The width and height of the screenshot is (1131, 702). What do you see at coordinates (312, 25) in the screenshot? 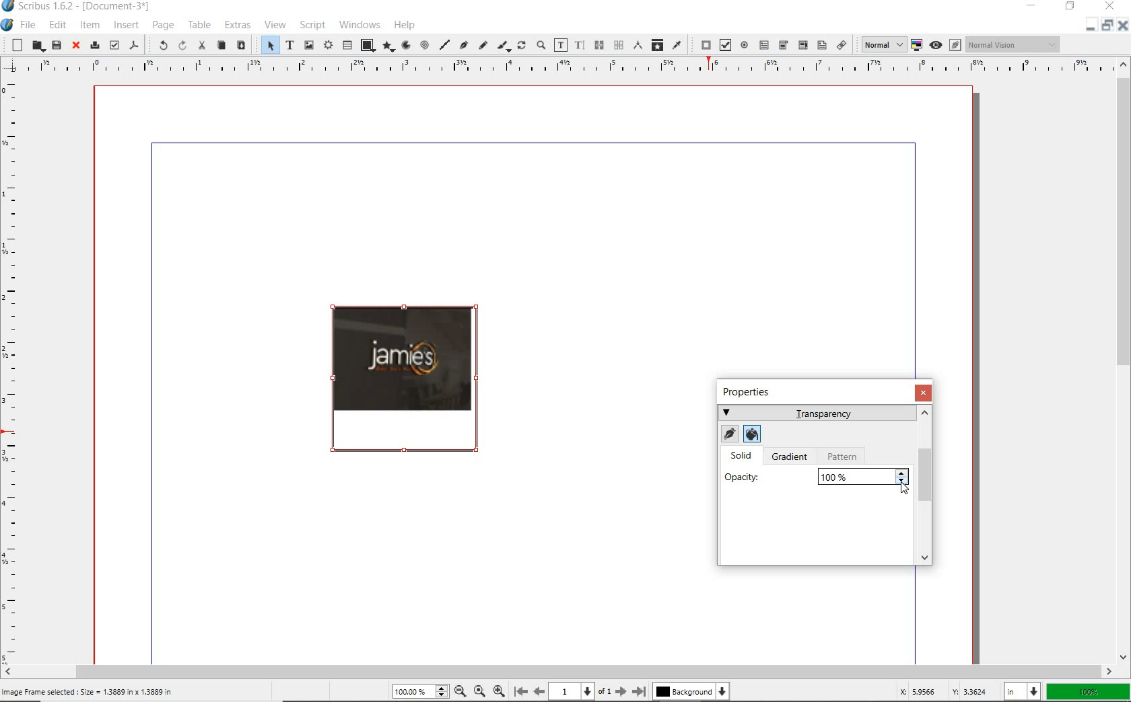
I see `SCRIPT` at bounding box center [312, 25].